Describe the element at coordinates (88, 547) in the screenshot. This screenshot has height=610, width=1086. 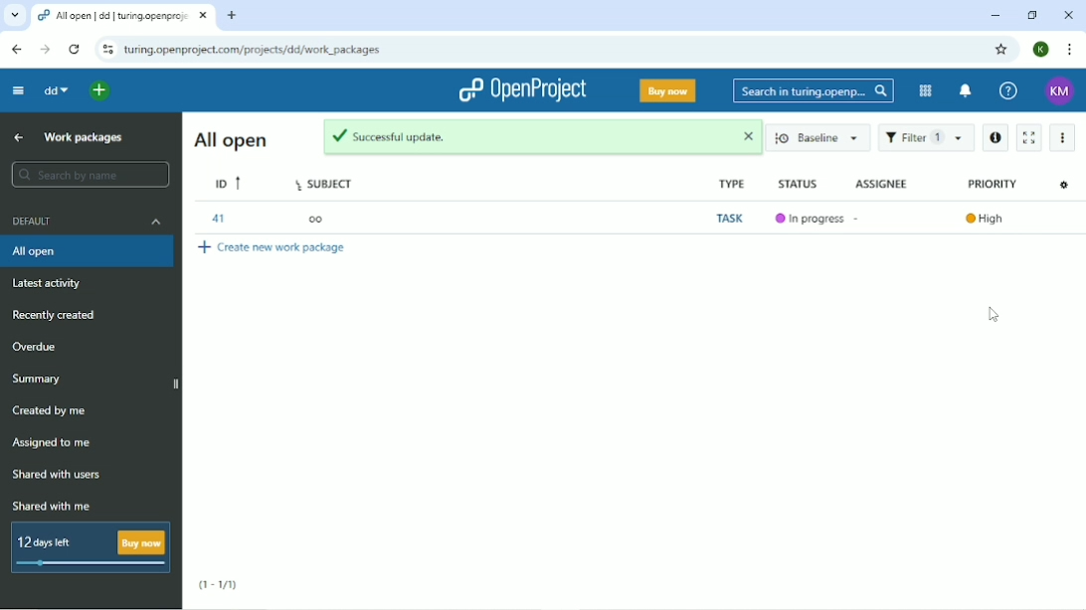
I see `12 days left Buy now` at that location.